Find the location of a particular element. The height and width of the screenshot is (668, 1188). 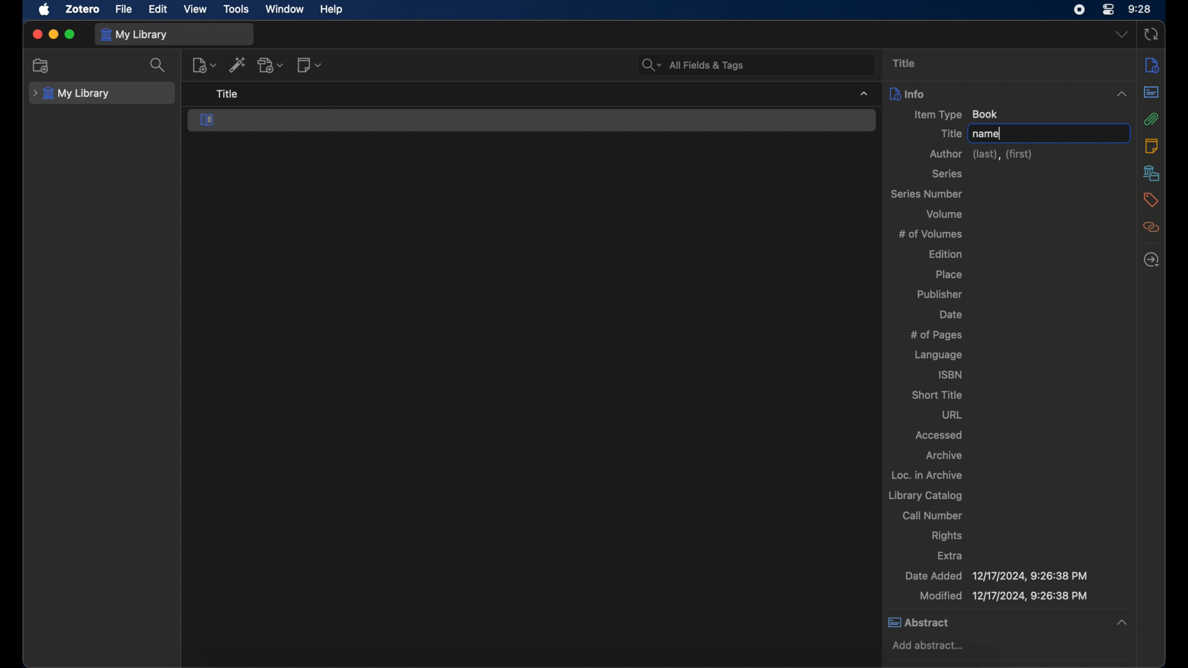

volume is located at coordinates (944, 215).